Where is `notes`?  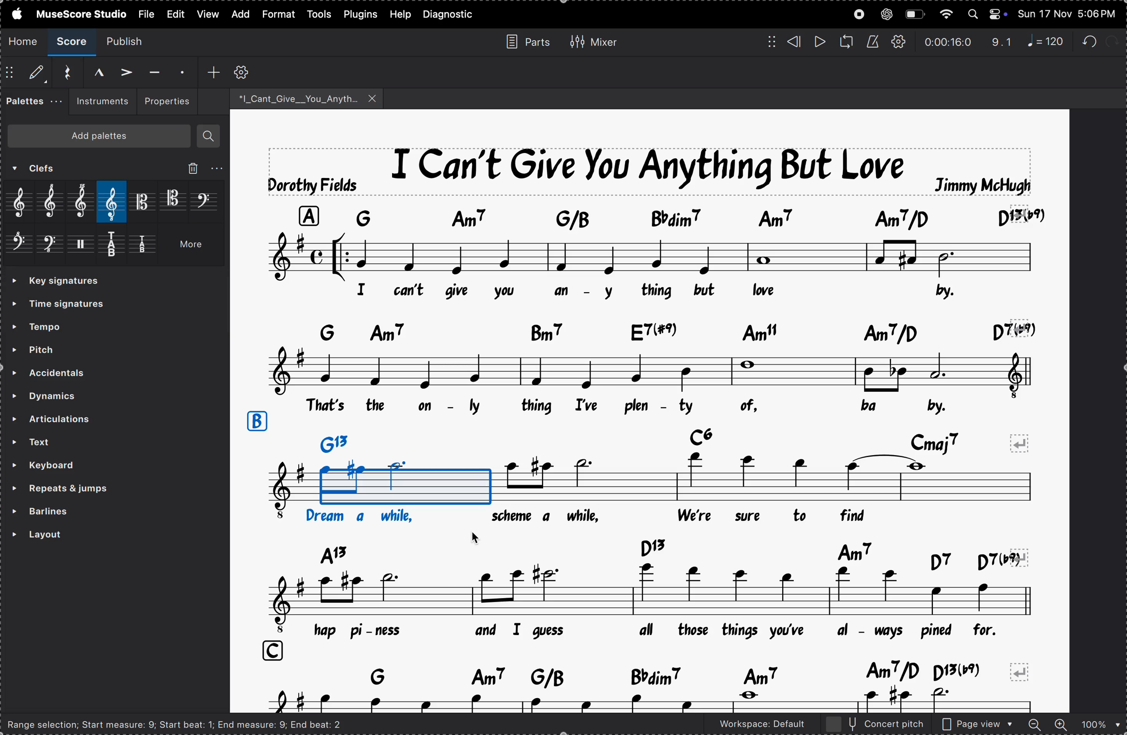
notes is located at coordinates (656, 701).